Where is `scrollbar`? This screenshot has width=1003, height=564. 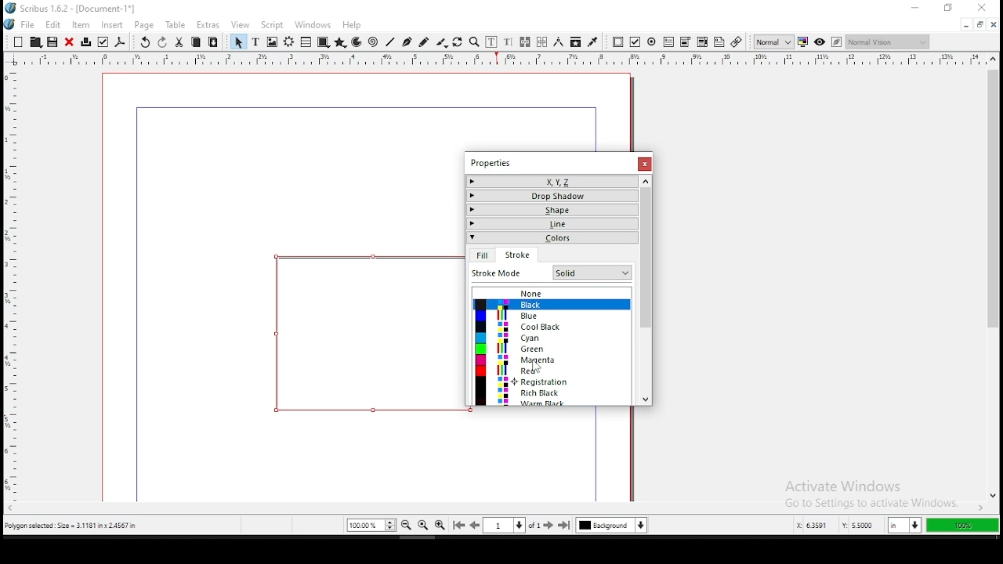 scrollbar is located at coordinates (635, 457).